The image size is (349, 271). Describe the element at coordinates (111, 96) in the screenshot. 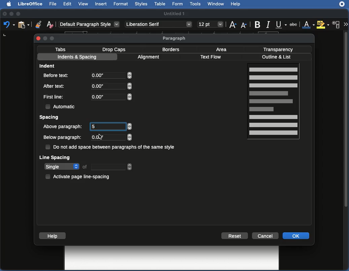

I see `0.00"` at that location.